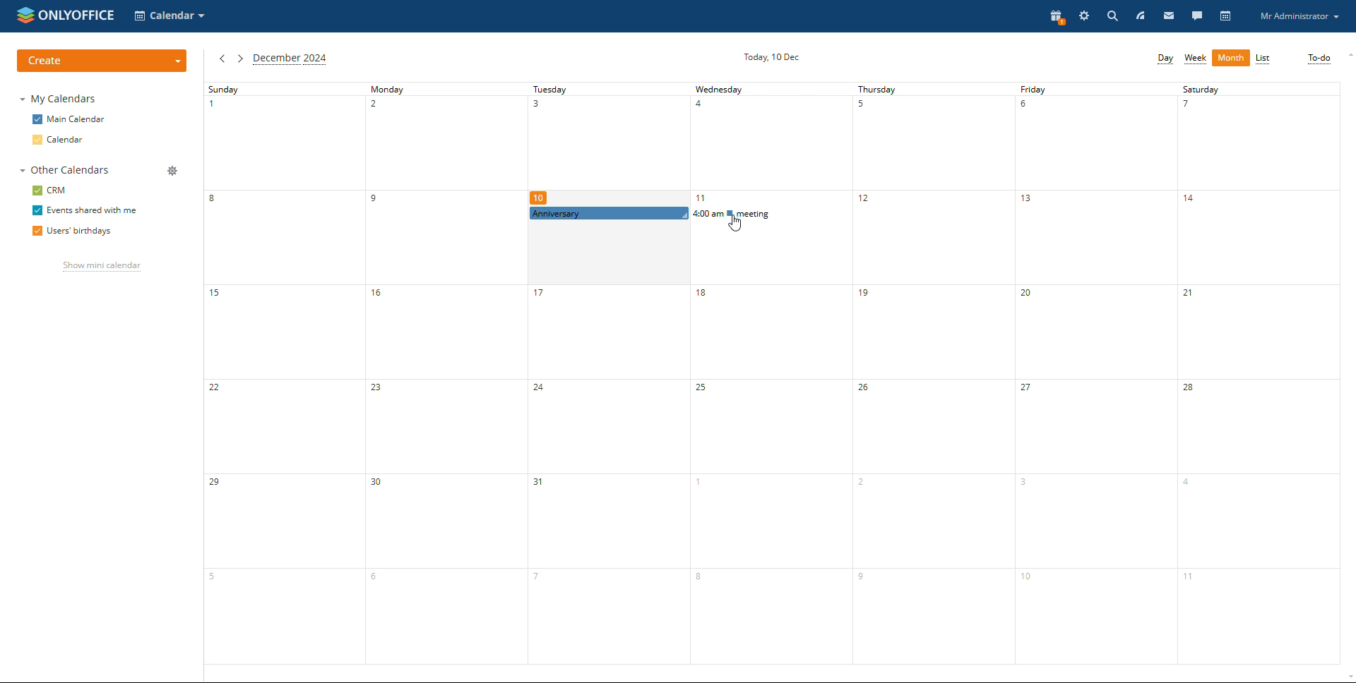 The image size is (1356, 683). Describe the element at coordinates (1348, 677) in the screenshot. I see `scroll down` at that location.